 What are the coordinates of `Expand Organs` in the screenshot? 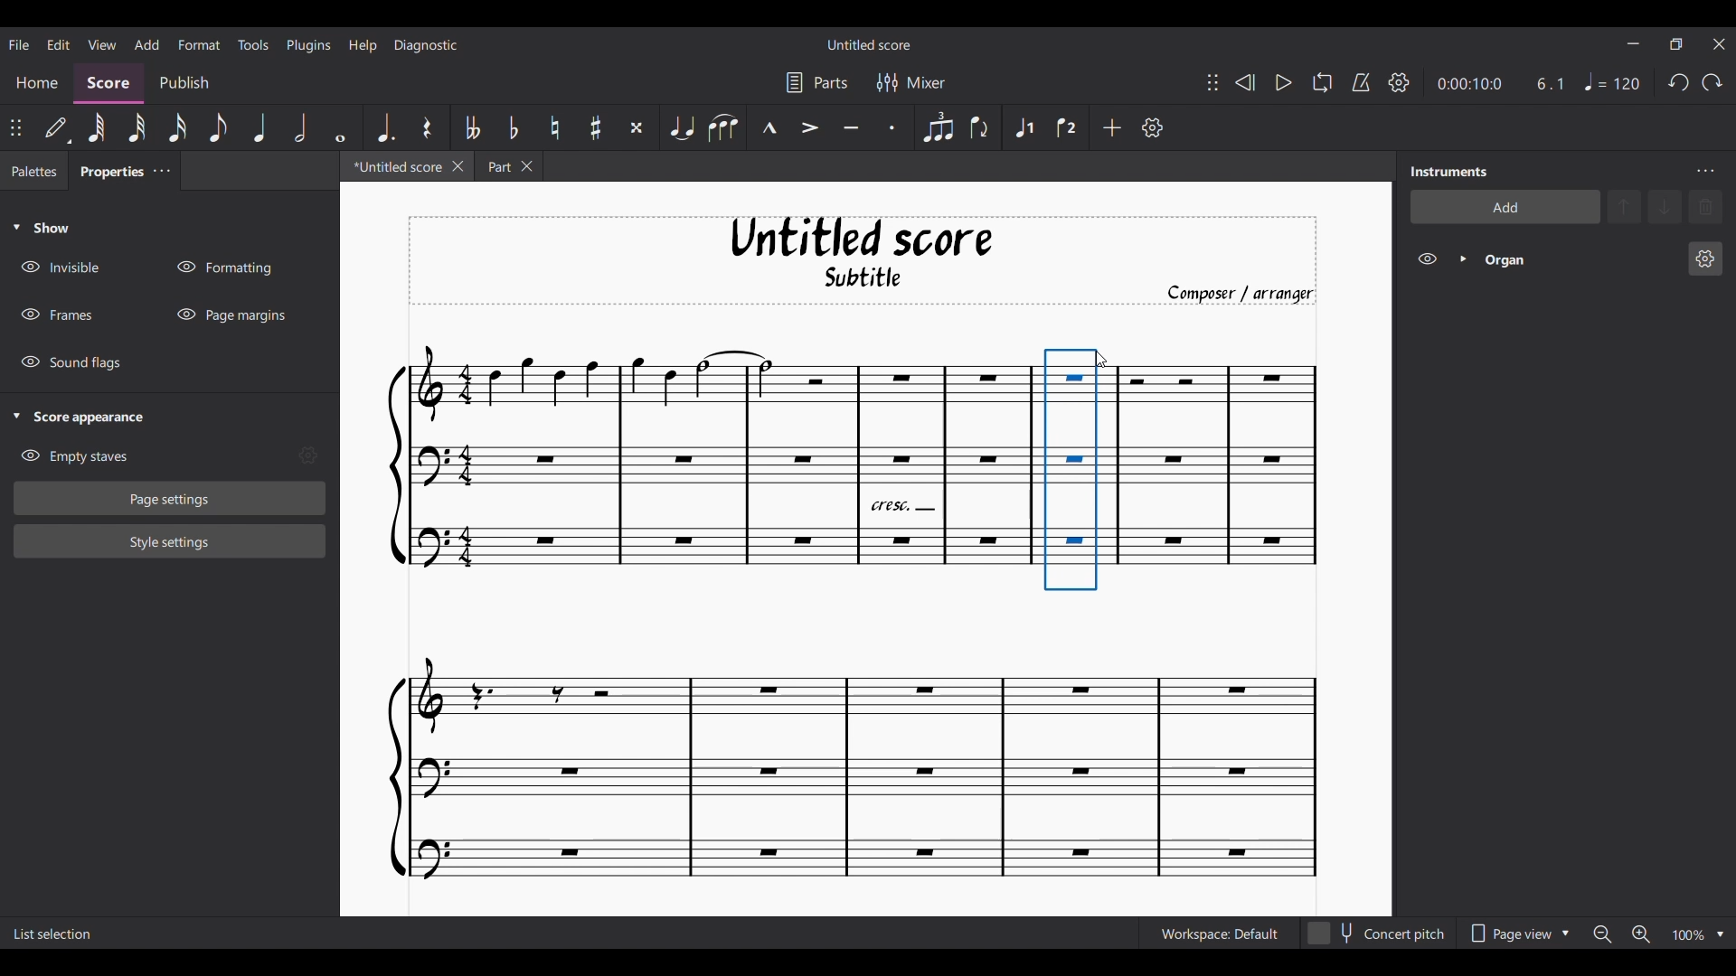 It's located at (1463, 258).